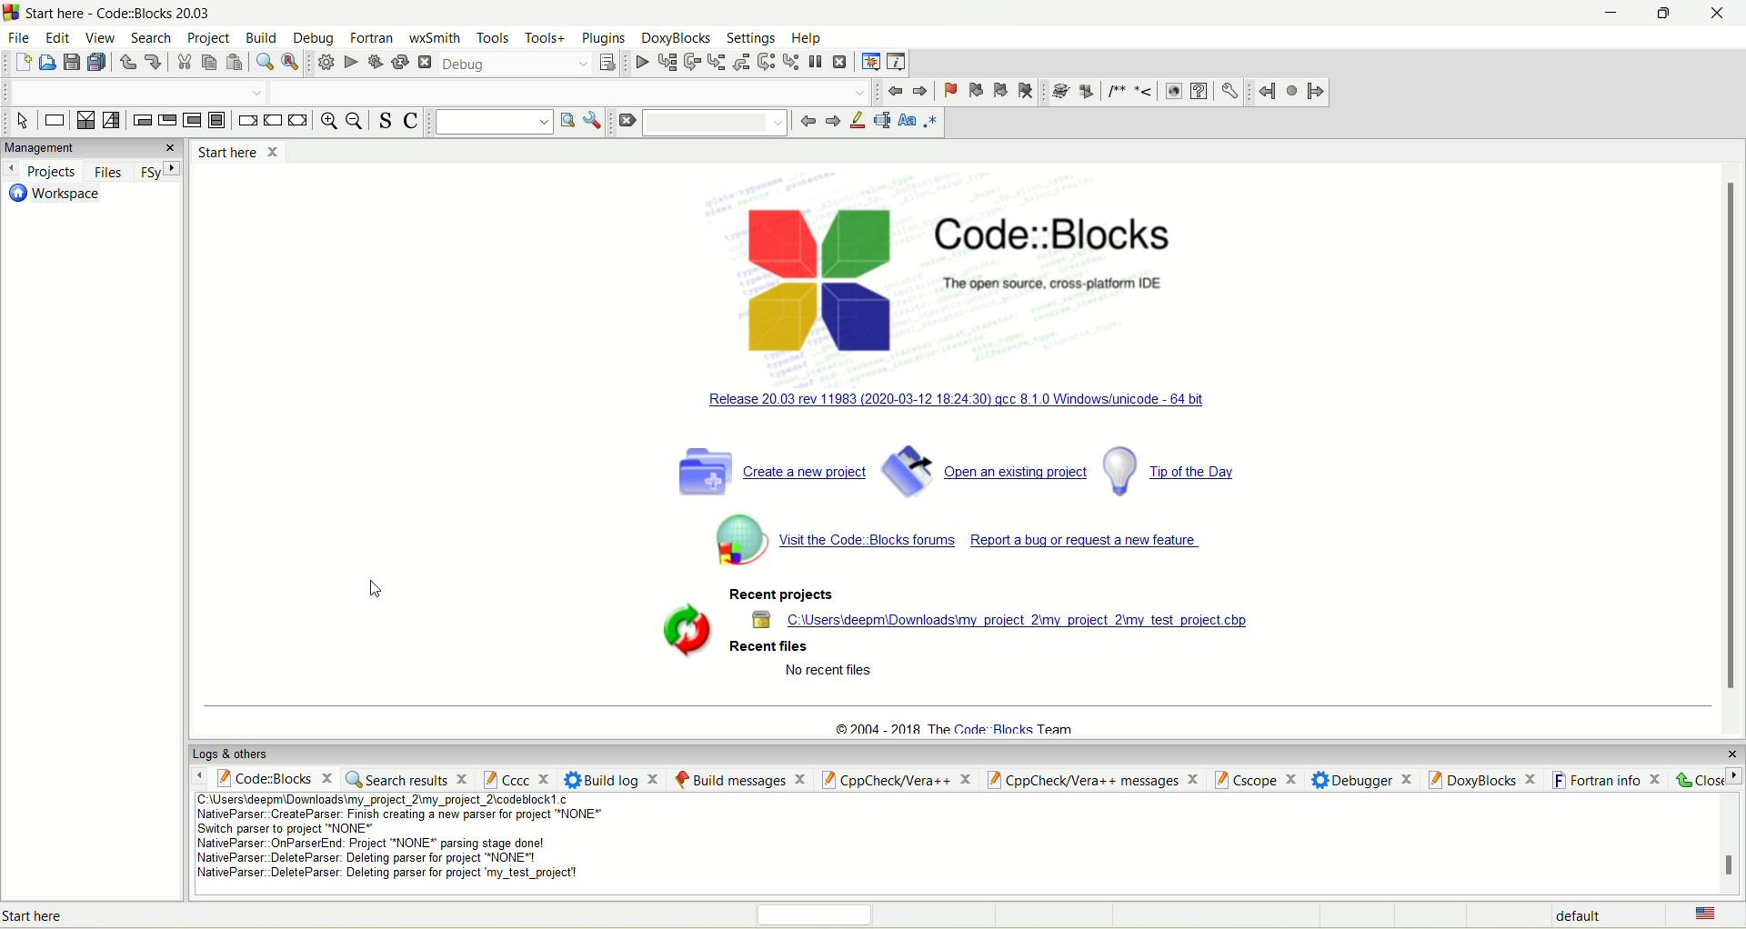 The height and width of the screenshot is (929, 1746). What do you see at coordinates (860, 121) in the screenshot?
I see `highlight` at bounding box center [860, 121].